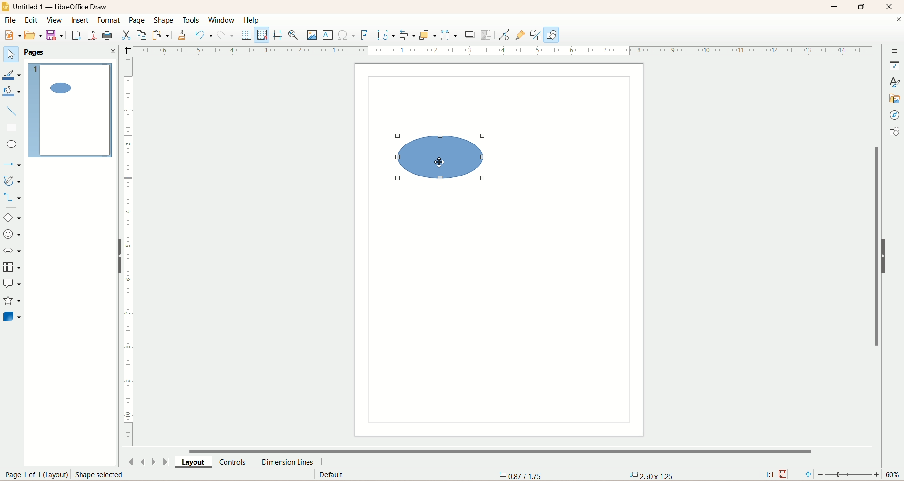 This screenshot has width=904, height=481. Describe the element at coordinates (62, 6) in the screenshot. I see `title` at that location.